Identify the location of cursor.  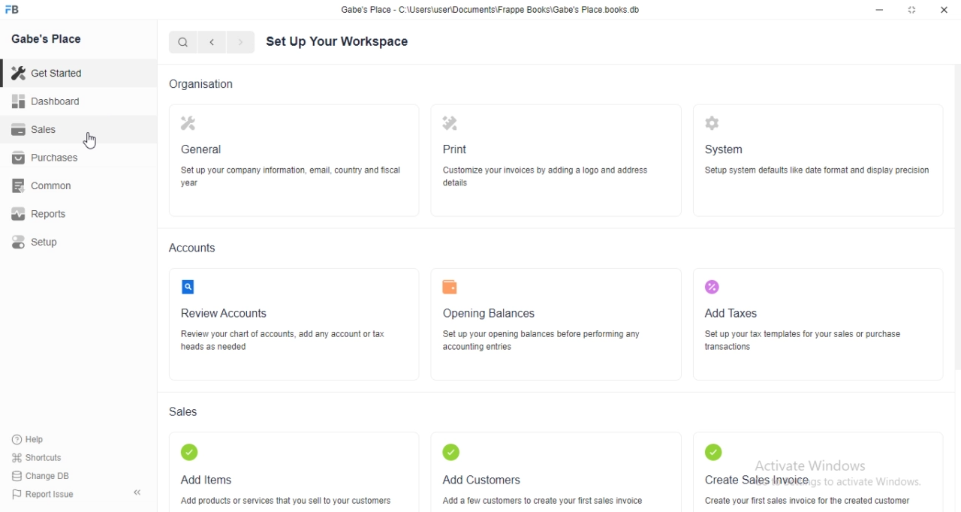
(90, 144).